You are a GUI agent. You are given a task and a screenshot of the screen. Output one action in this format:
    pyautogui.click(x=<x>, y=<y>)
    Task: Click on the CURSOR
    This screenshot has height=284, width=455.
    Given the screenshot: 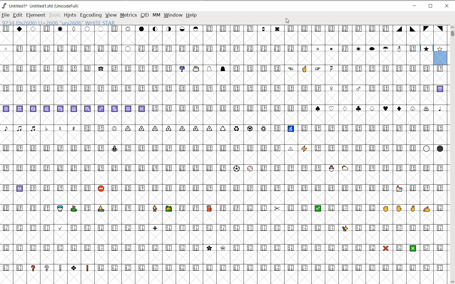 What is the action you would take?
    pyautogui.click(x=288, y=21)
    